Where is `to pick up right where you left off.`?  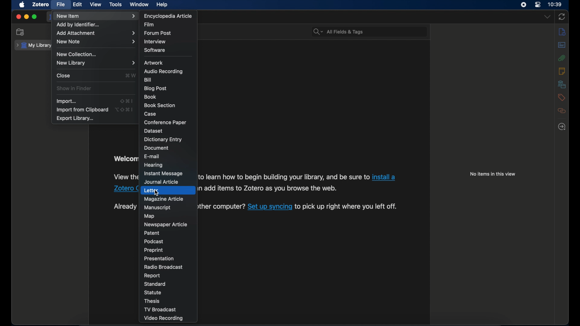
to pick up right where you left off. is located at coordinates (347, 206).